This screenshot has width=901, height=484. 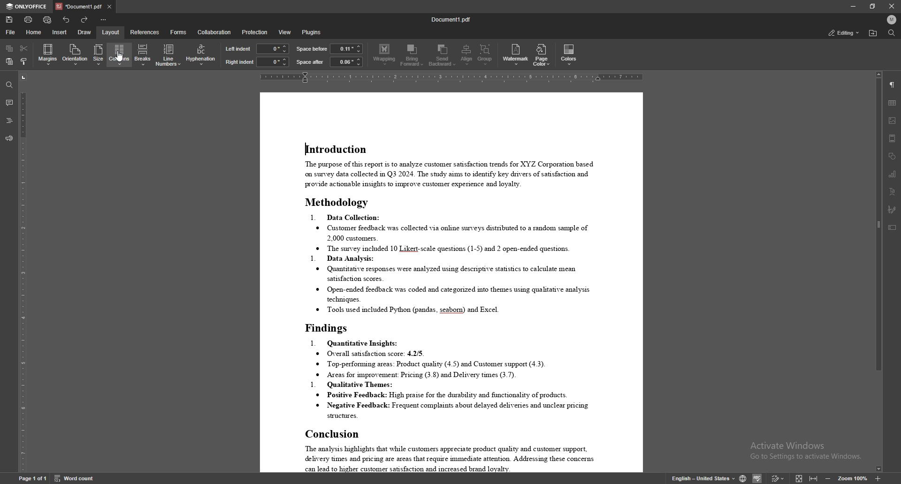 What do you see at coordinates (873, 6) in the screenshot?
I see `resize` at bounding box center [873, 6].